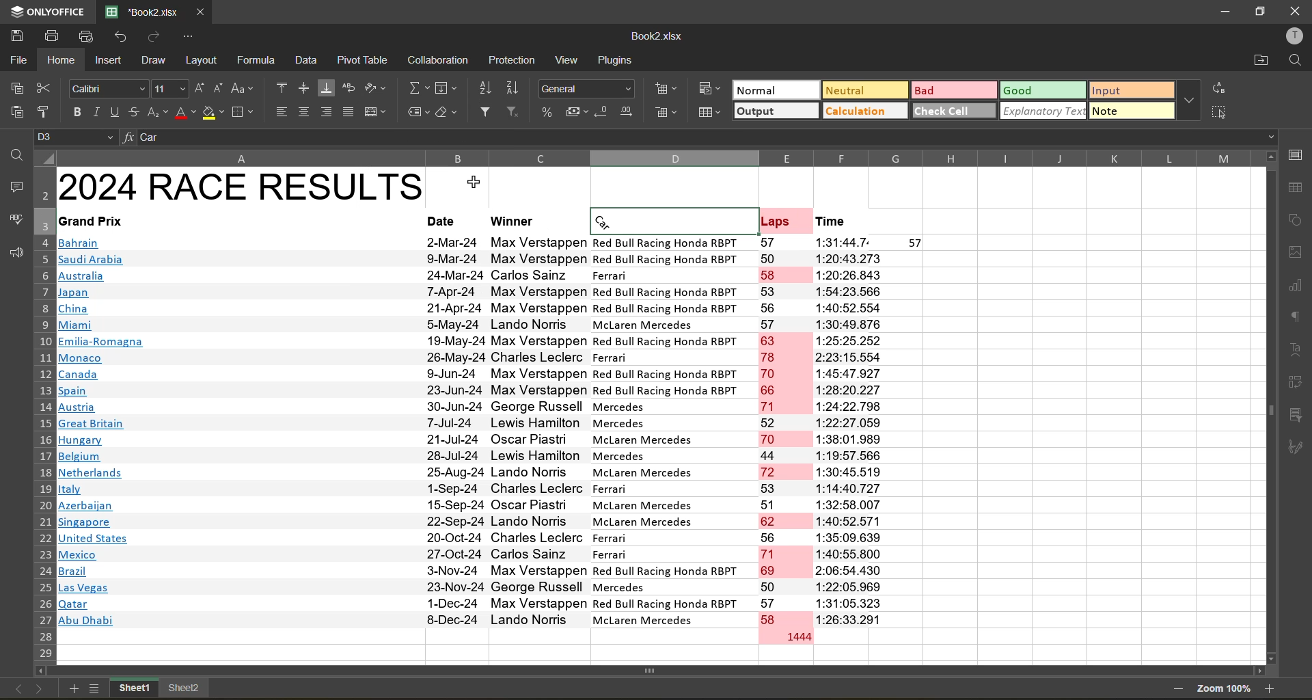  What do you see at coordinates (279, 87) in the screenshot?
I see `align top` at bounding box center [279, 87].